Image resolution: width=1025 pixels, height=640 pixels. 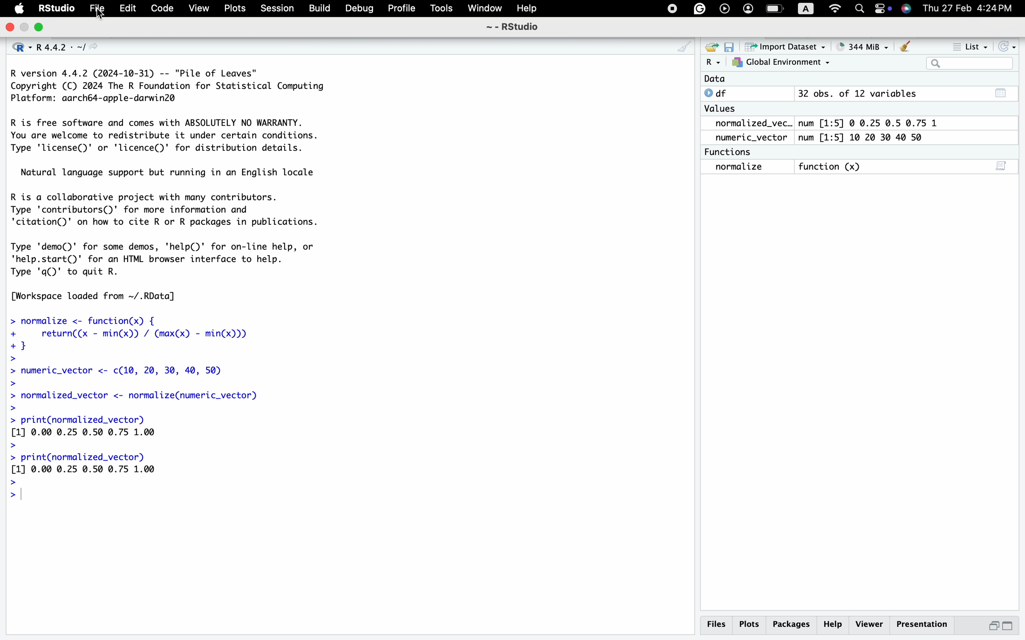 What do you see at coordinates (161, 9) in the screenshot?
I see `Code` at bounding box center [161, 9].